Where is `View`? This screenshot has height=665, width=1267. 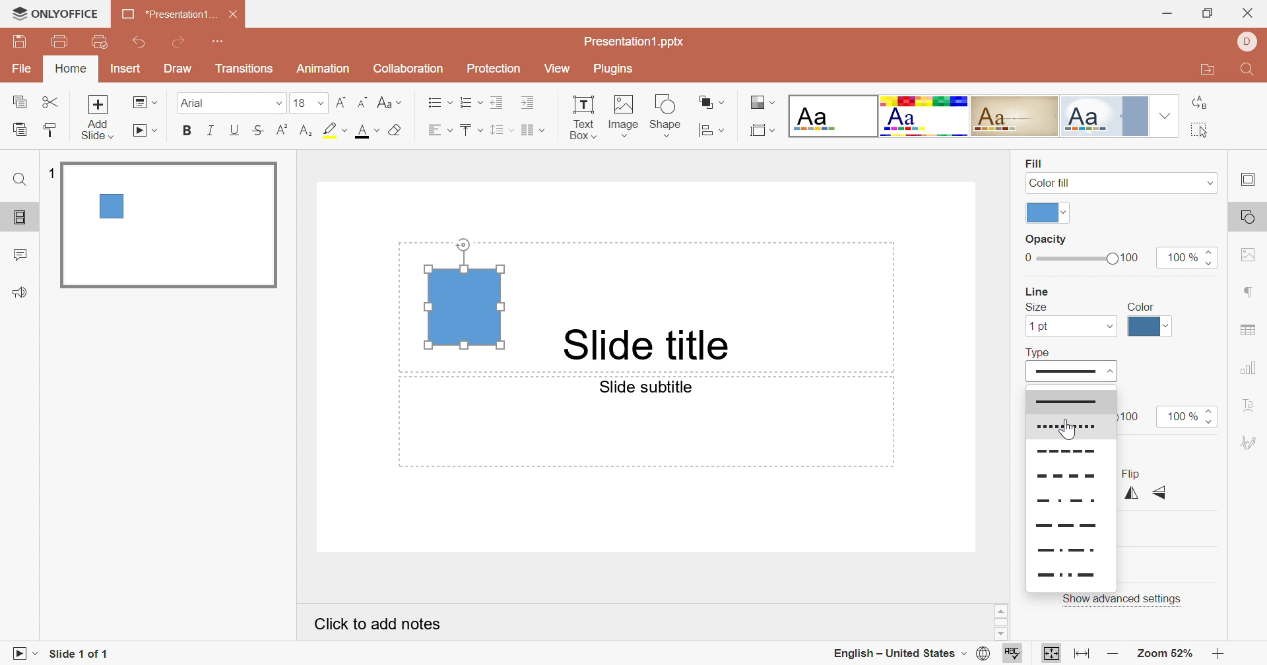 View is located at coordinates (561, 71).